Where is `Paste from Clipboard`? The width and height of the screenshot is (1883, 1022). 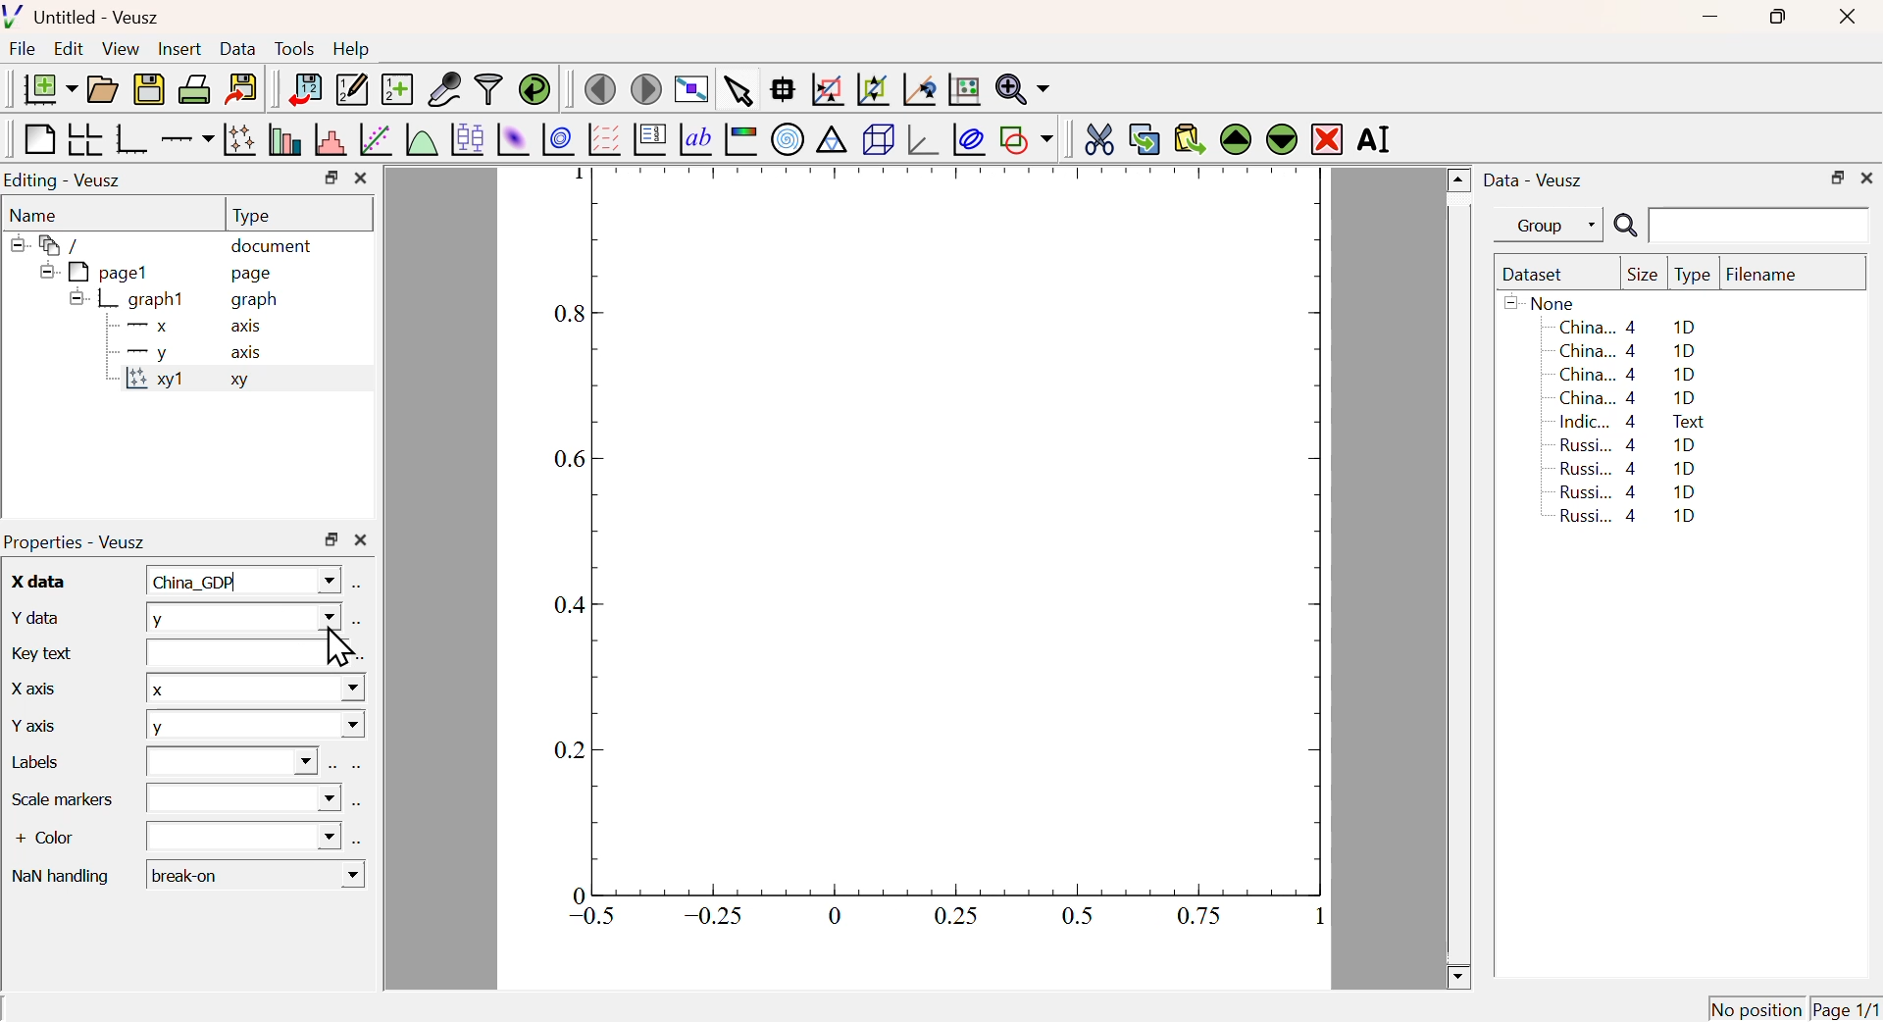
Paste from Clipboard is located at coordinates (1190, 138).